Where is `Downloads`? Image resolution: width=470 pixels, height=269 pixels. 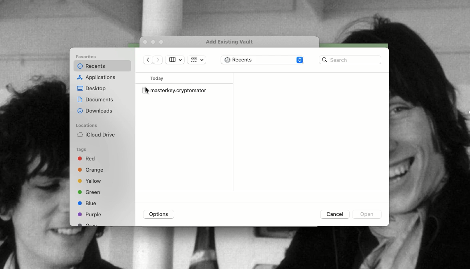 Downloads is located at coordinates (96, 110).